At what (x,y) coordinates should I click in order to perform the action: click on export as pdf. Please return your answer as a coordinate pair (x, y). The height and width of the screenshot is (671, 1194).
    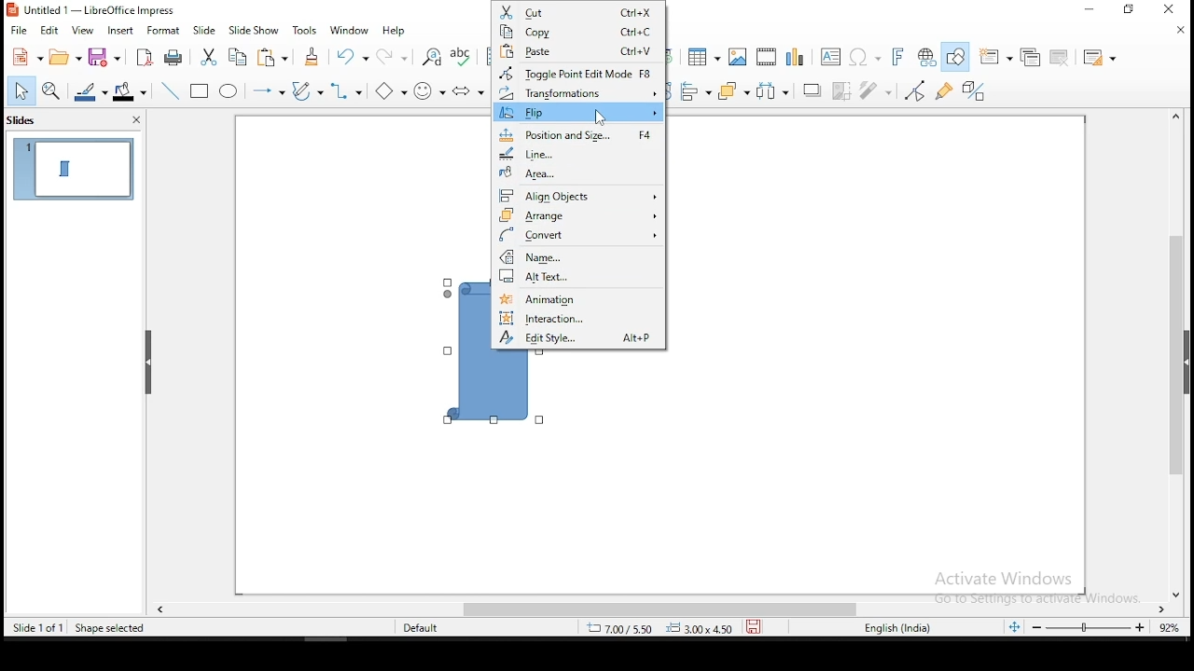
    Looking at the image, I should click on (144, 57).